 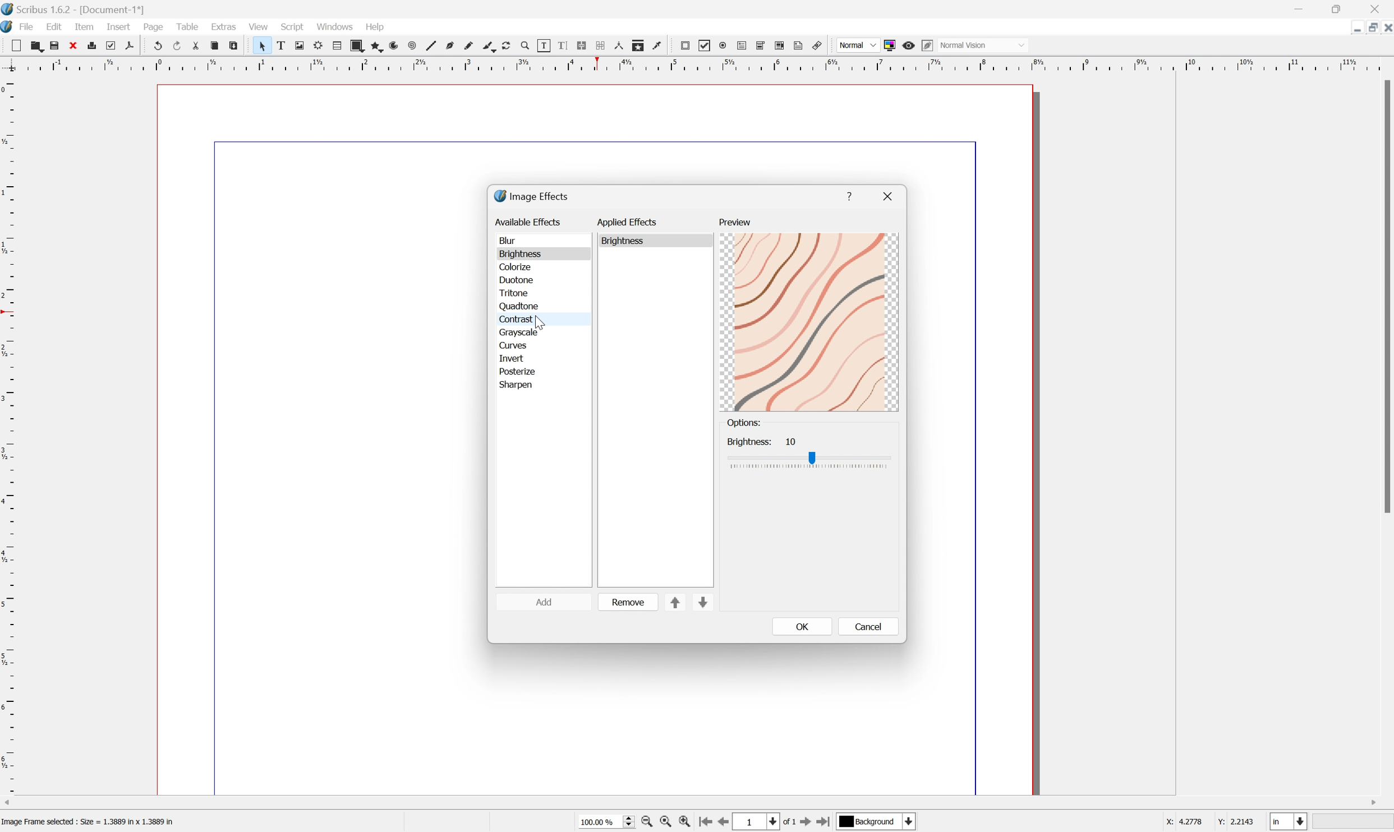 What do you see at coordinates (695, 67) in the screenshot?
I see `Horizontal Margin` at bounding box center [695, 67].